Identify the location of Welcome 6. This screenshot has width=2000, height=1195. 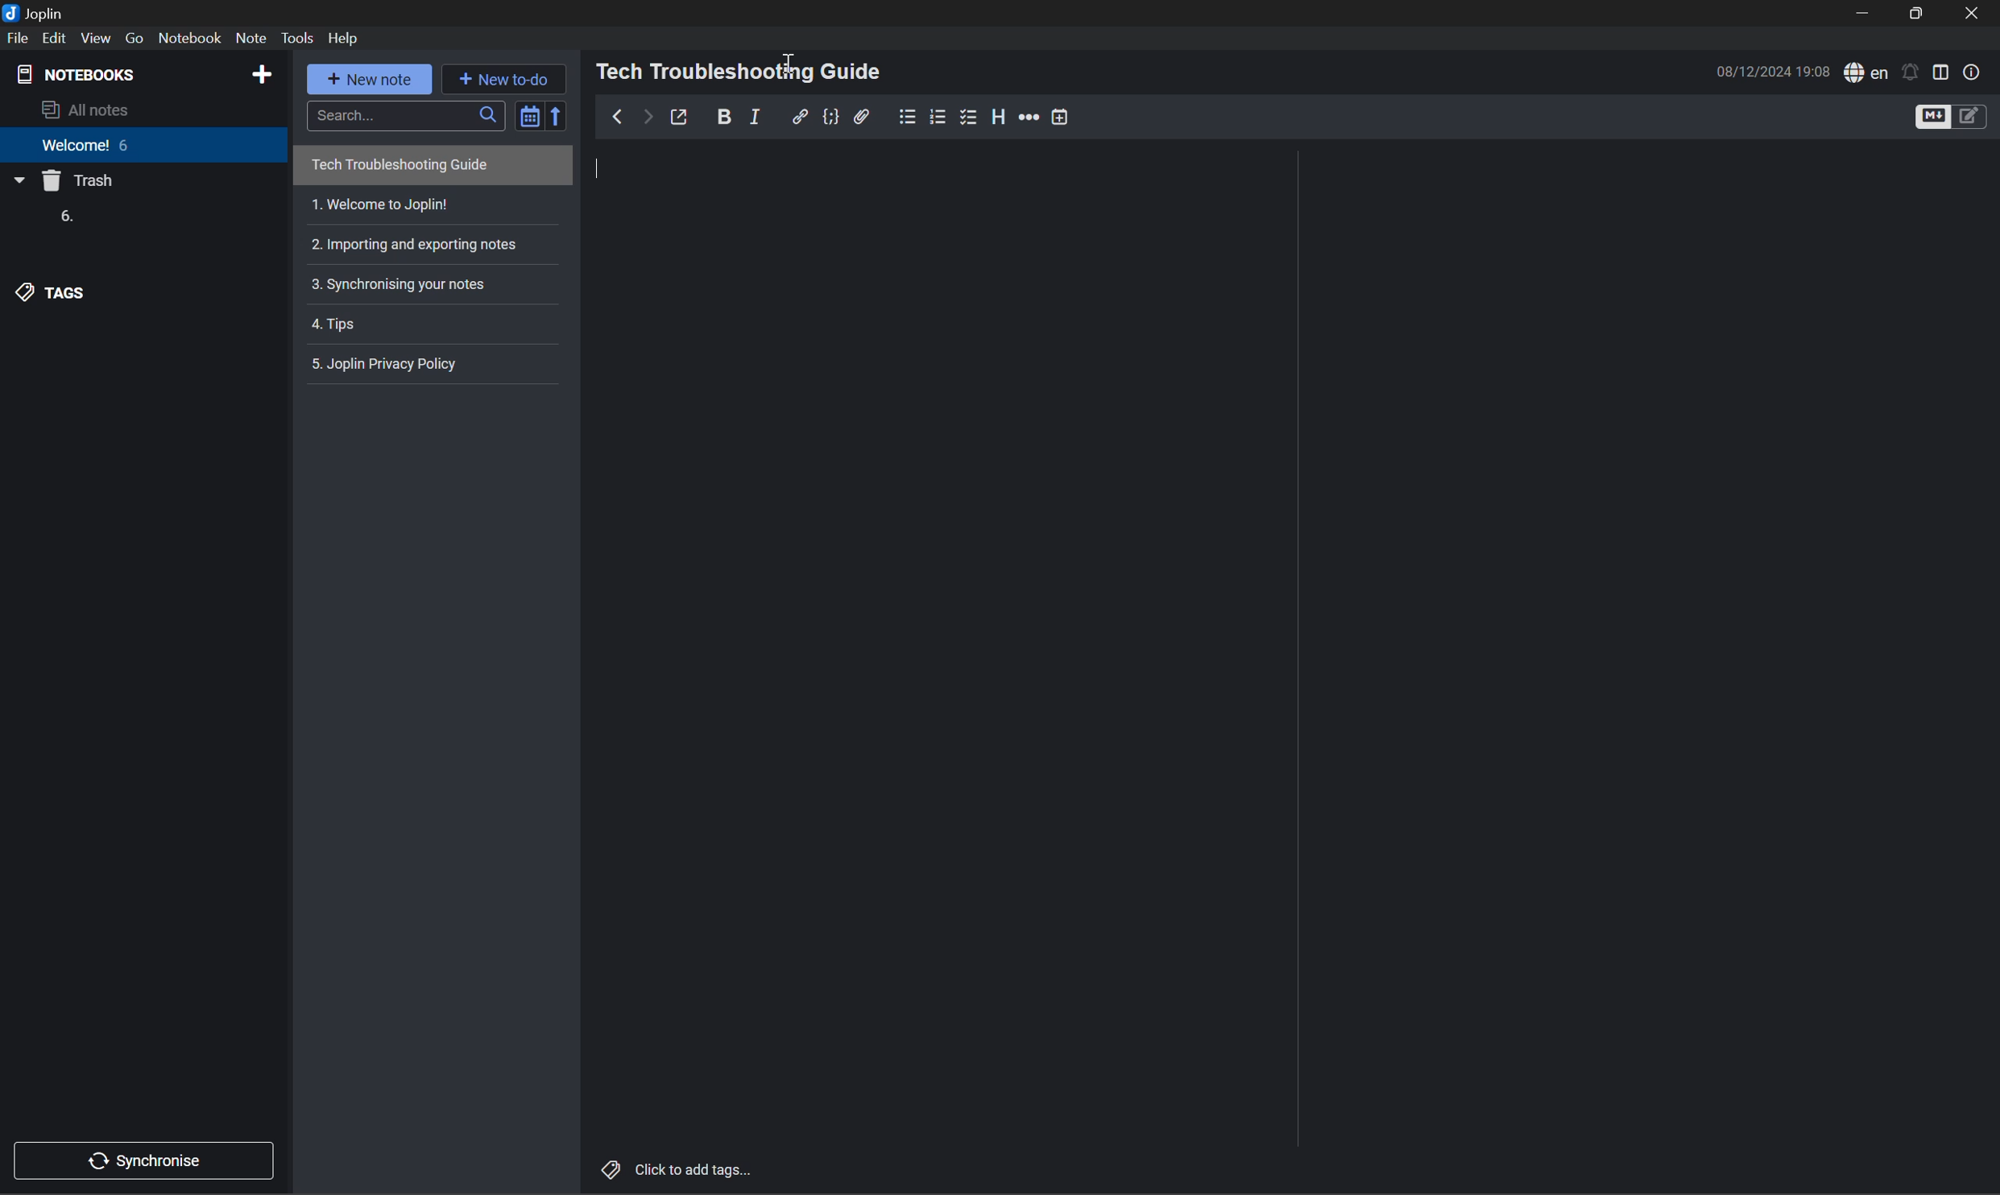
(88, 151).